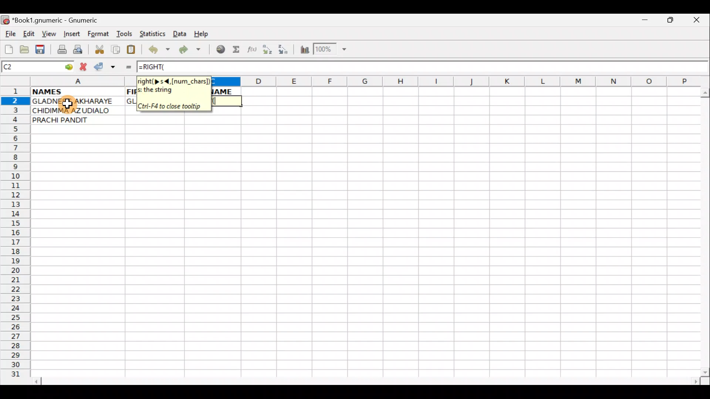 This screenshot has width=710, height=399. Describe the element at coordinates (331, 50) in the screenshot. I see `Zoom` at that location.